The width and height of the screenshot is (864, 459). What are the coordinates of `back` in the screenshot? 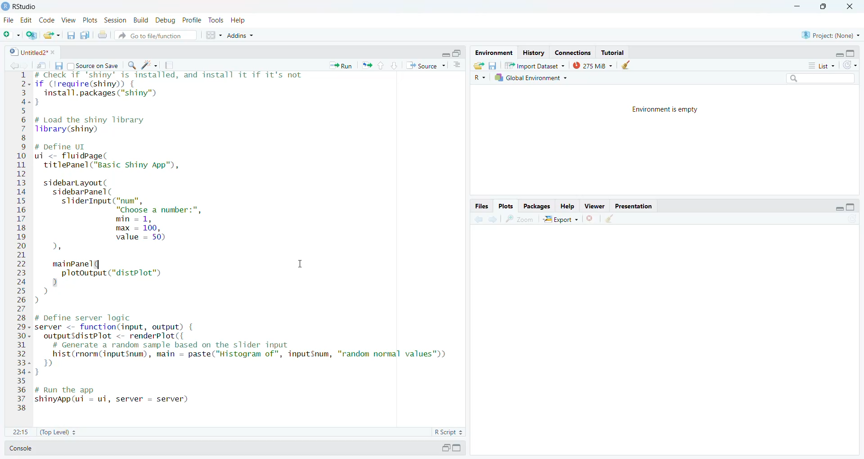 It's located at (13, 66).